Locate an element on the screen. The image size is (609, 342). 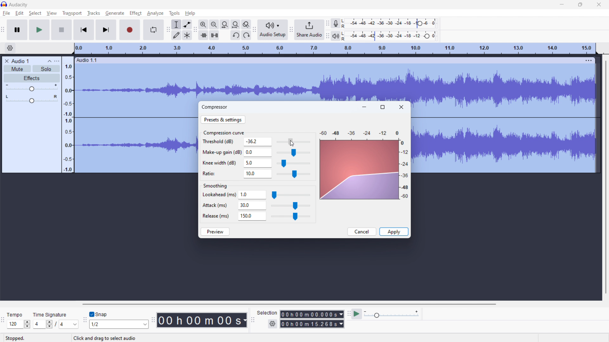
multi tool is located at coordinates (187, 35).